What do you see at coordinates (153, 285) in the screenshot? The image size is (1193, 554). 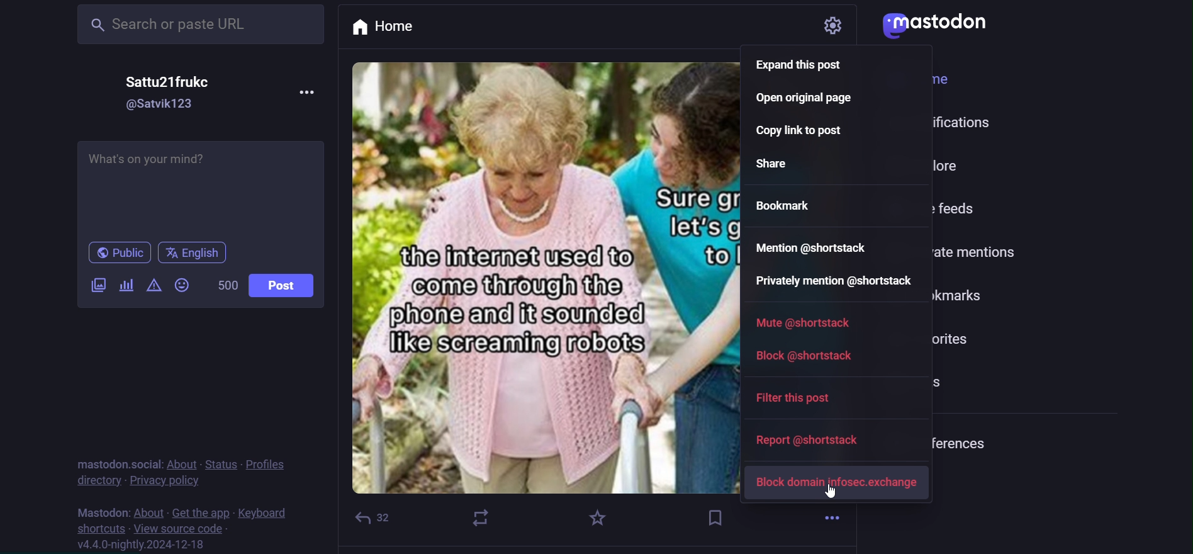 I see `content warning` at bounding box center [153, 285].